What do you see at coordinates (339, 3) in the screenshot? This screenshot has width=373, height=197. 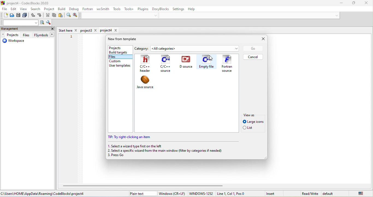 I see `minimize` at bounding box center [339, 3].